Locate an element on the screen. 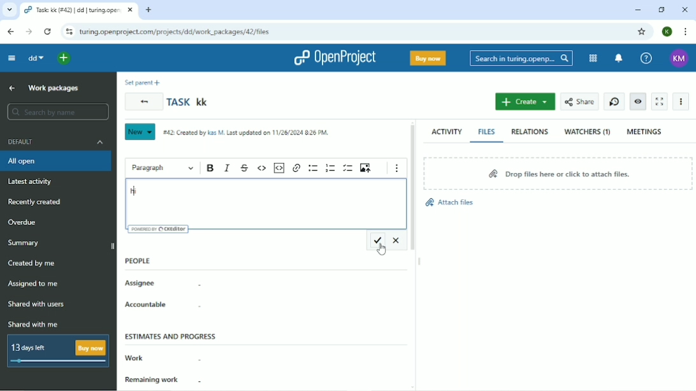 This screenshot has width=696, height=391. #42: Created by Kas M. Last updated on 11/26/2024 8:26 PM is located at coordinates (247, 132).